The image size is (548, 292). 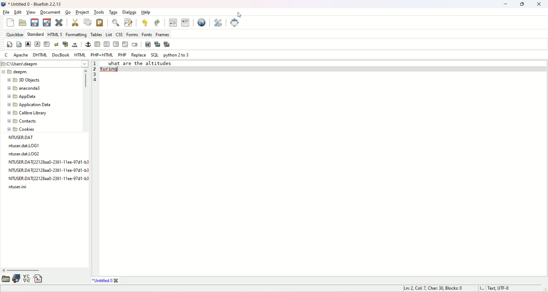 What do you see at coordinates (47, 22) in the screenshot?
I see `save file as` at bounding box center [47, 22].